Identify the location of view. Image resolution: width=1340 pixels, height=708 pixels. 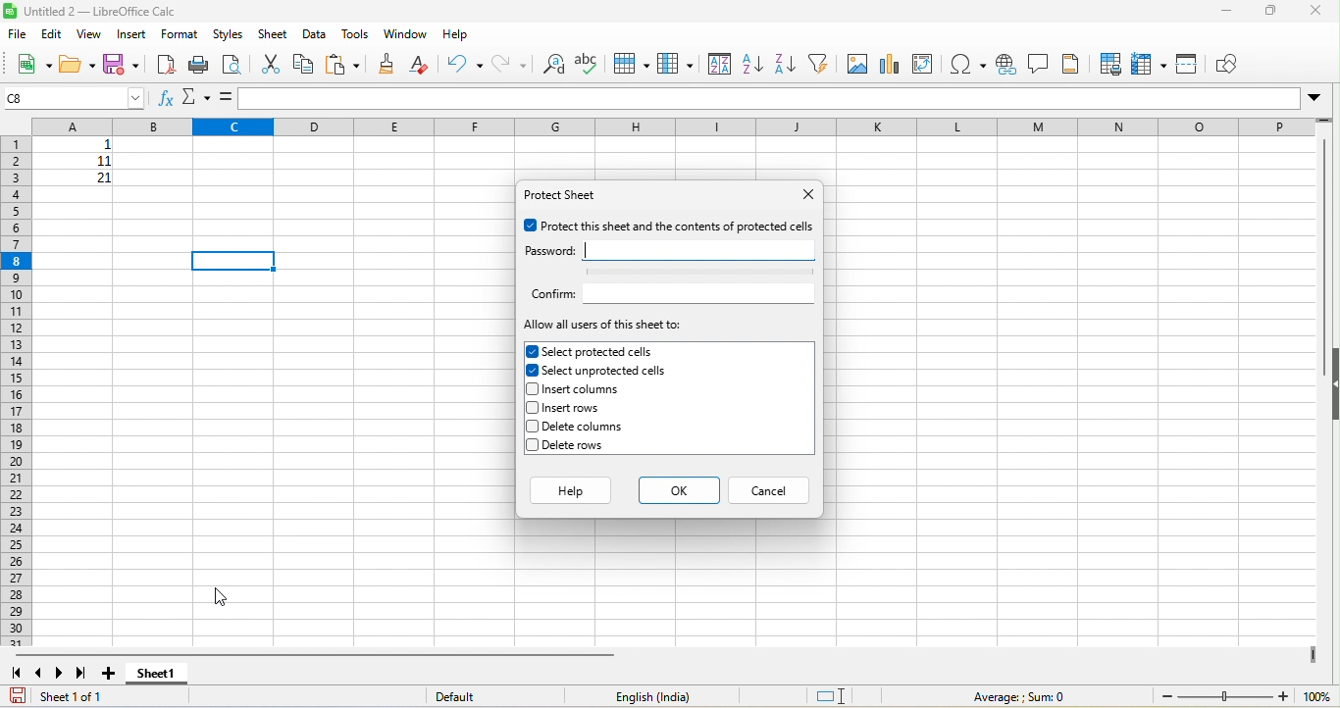
(90, 33).